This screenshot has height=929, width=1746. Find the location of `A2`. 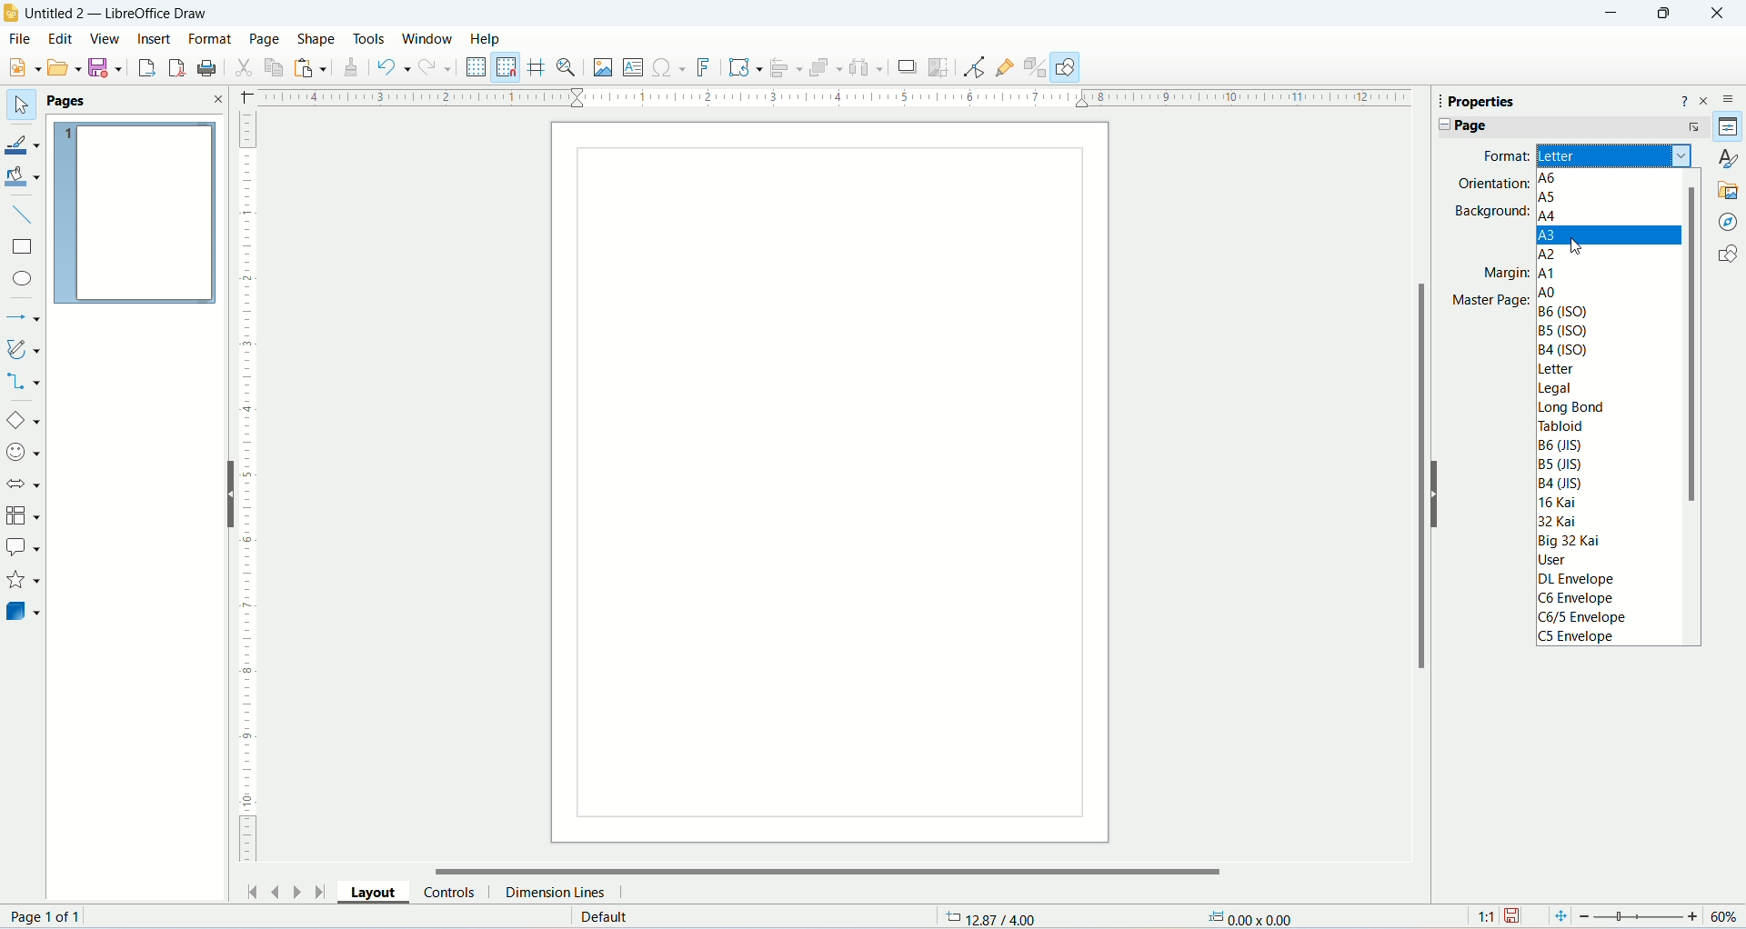

A2 is located at coordinates (1548, 251).